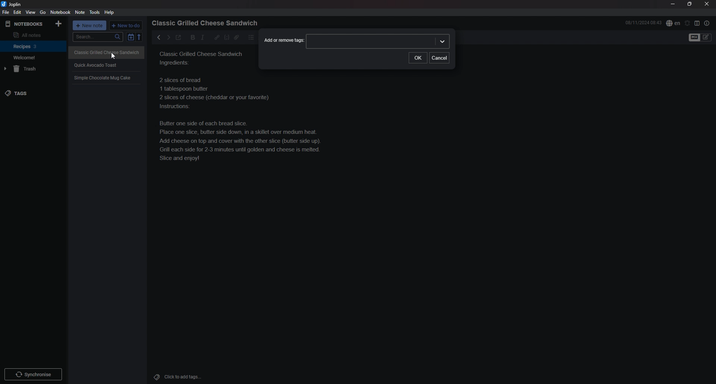  What do you see at coordinates (217, 37) in the screenshot?
I see `hyperlink` at bounding box center [217, 37].